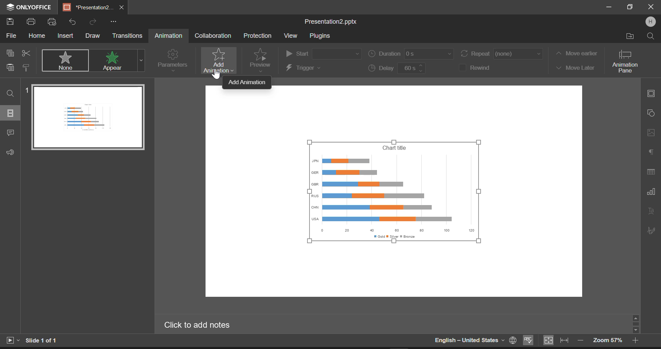  I want to click on Close, so click(651, 8).